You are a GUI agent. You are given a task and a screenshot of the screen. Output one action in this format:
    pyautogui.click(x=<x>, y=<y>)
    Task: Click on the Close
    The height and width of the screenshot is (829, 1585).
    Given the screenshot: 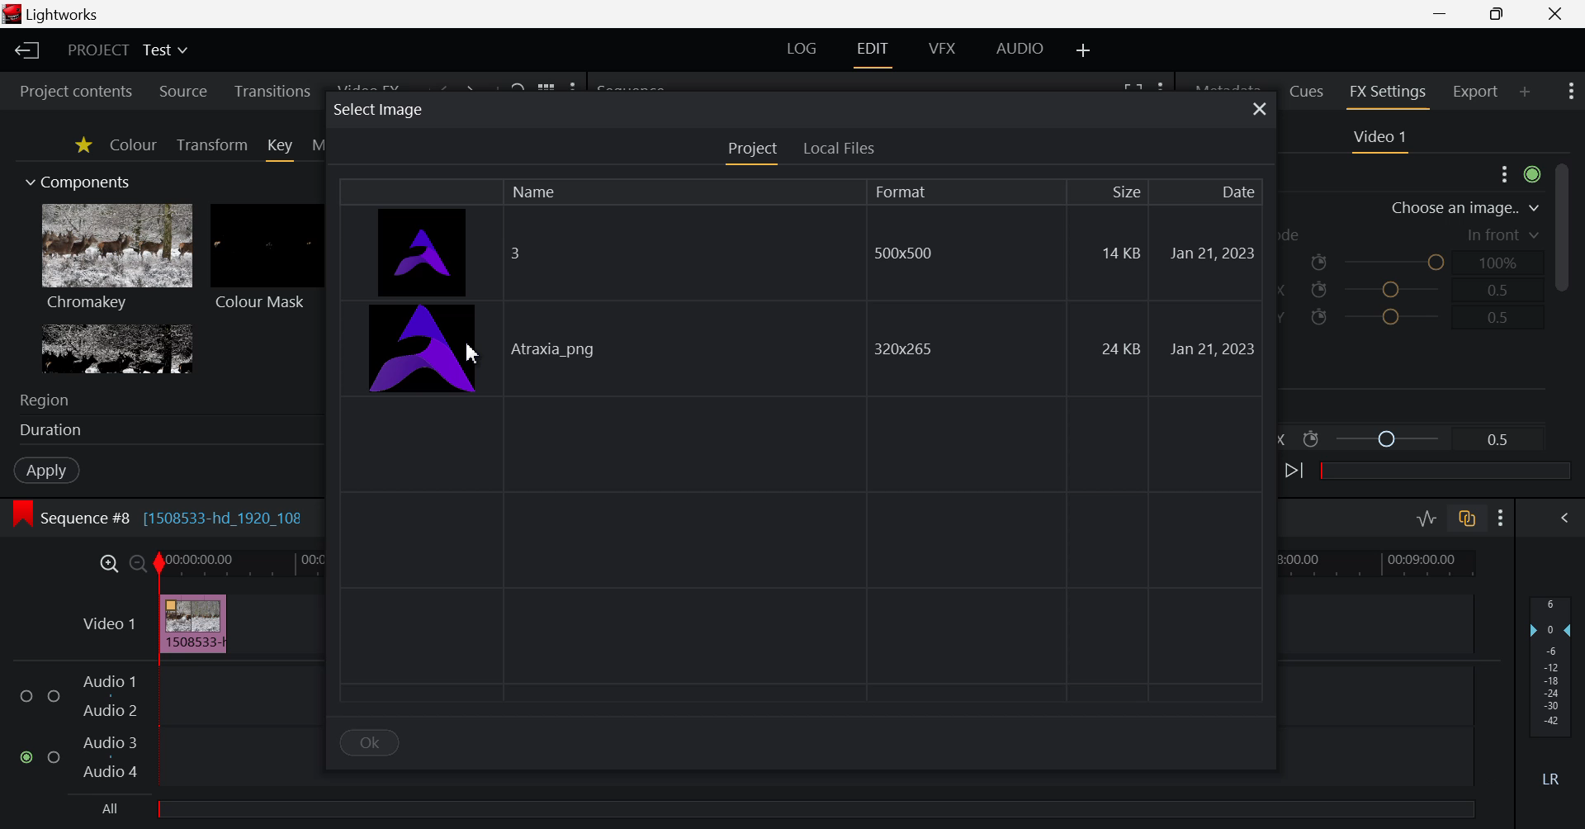 What is the action you would take?
    pyautogui.click(x=1555, y=14)
    